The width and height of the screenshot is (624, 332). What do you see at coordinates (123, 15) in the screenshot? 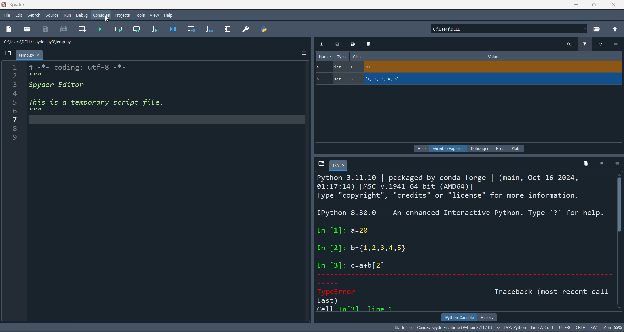
I see `Projects` at bounding box center [123, 15].